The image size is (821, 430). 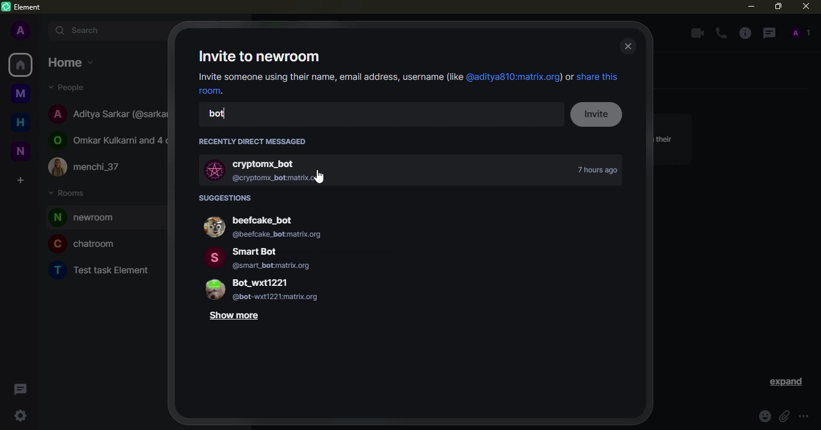 I want to click on attach, so click(x=783, y=417).